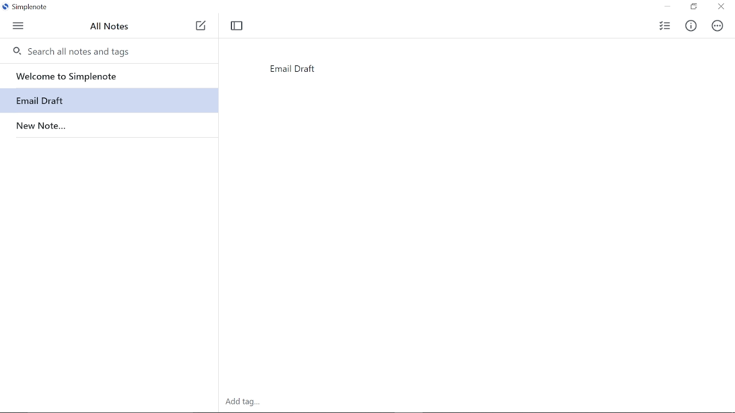  What do you see at coordinates (721, 7) in the screenshot?
I see `close` at bounding box center [721, 7].